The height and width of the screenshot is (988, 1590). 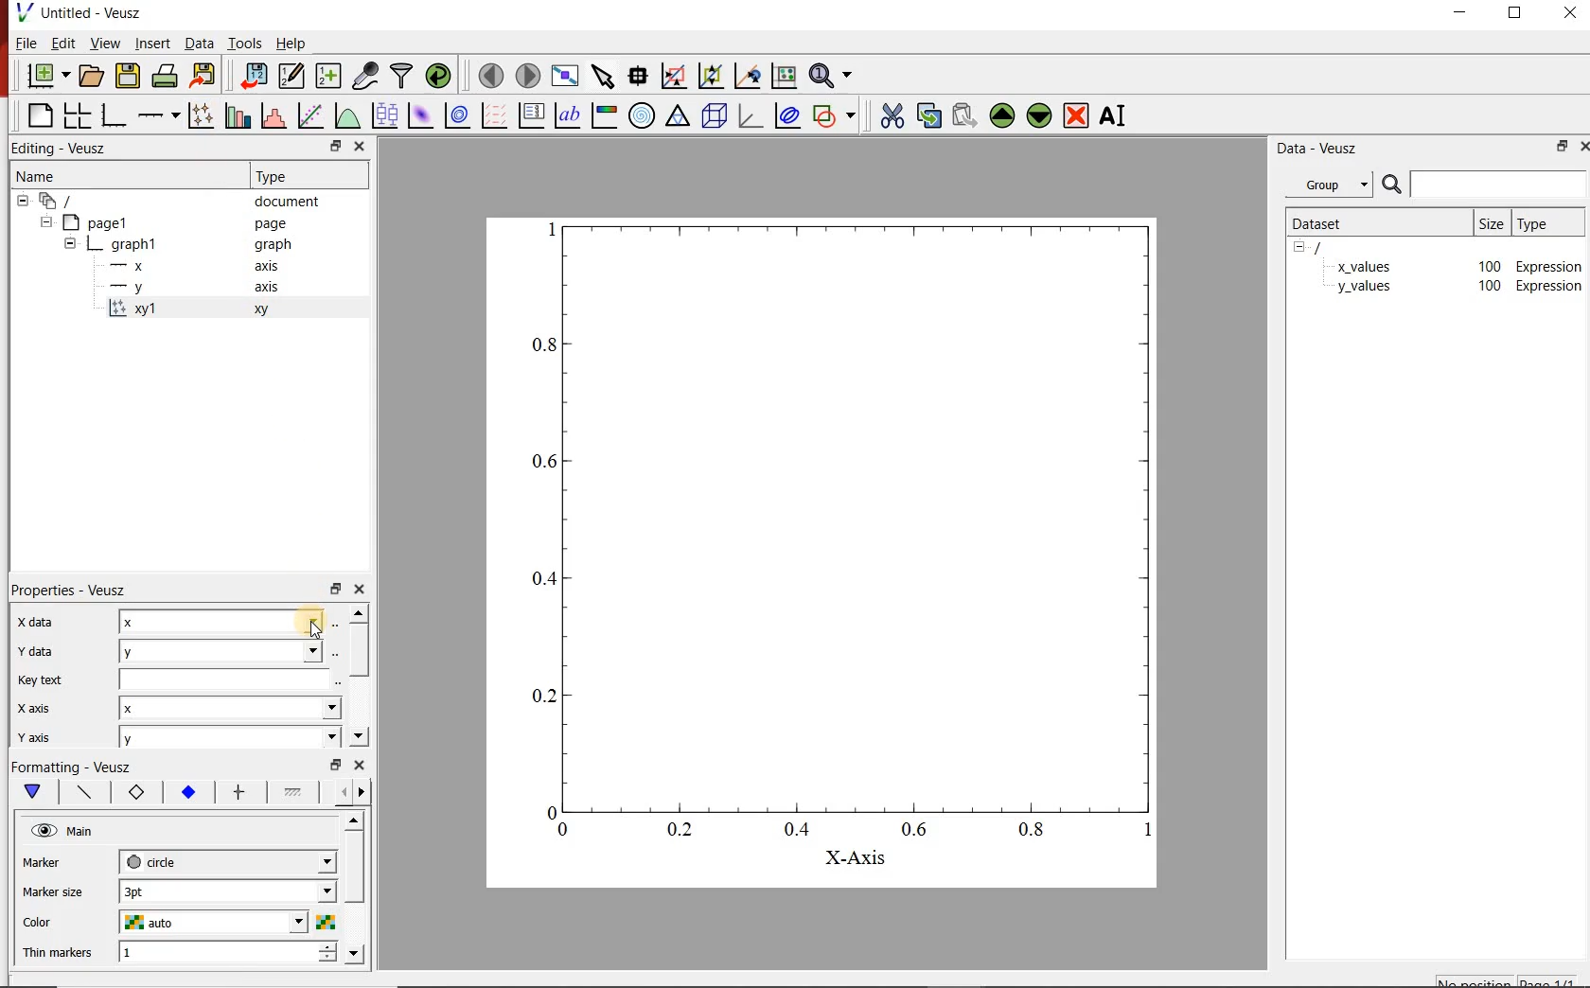 What do you see at coordinates (325, 922) in the screenshot?
I see `colors` at bounding box center [325, 922].